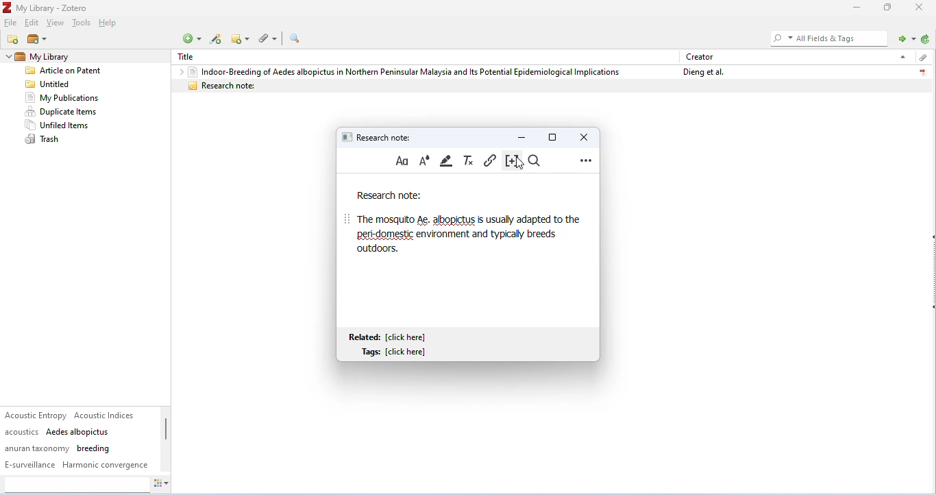 The height and width of the screenshot is (495, 936). What do you see at coordinates (397, 352) in the screenshot?
I see `tags` at bounding box center [397, 352].